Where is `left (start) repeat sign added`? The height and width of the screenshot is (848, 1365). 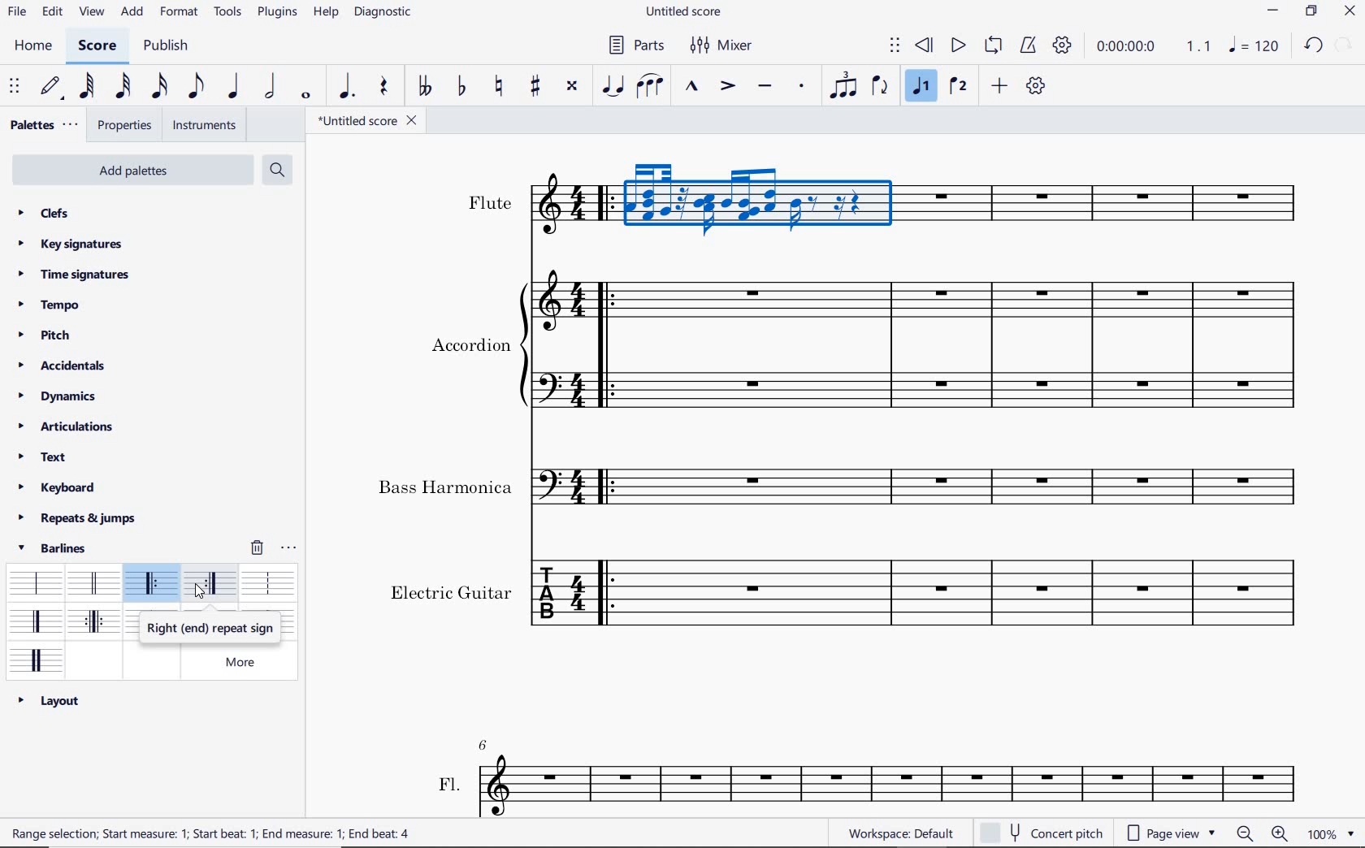 left (start) repeat sign added is located at coordinates (607, 485).